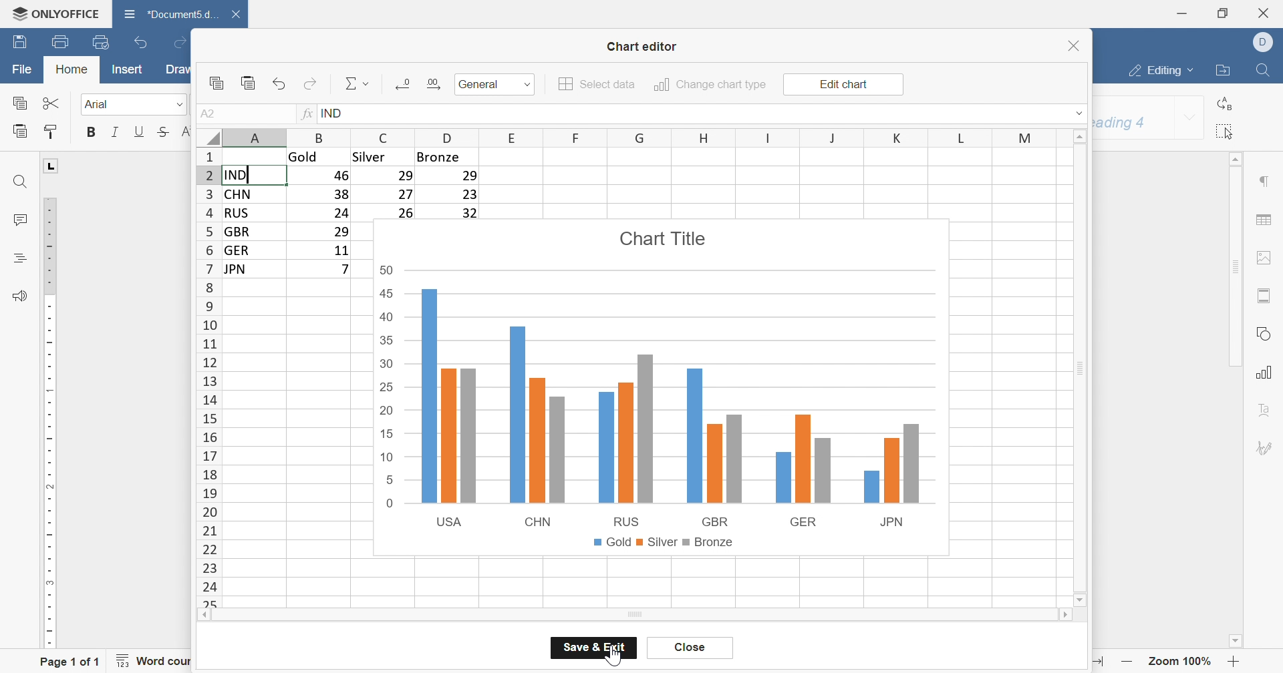 This screenshot has height=673, width=1283. I want to click on change chart type, so click(710, 85).